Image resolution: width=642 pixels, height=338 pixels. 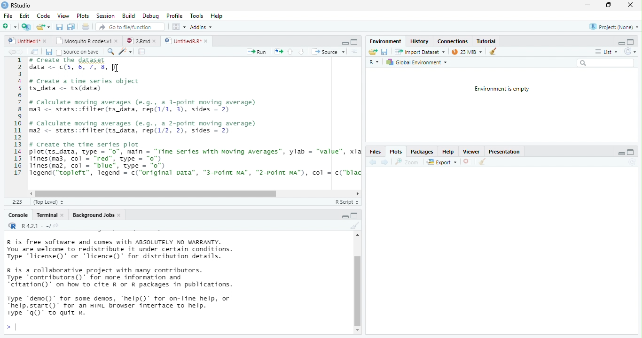 What do you see at coordinates (482, 162) in the screenshot?
I see `clear` at bounding box center [482, 162].